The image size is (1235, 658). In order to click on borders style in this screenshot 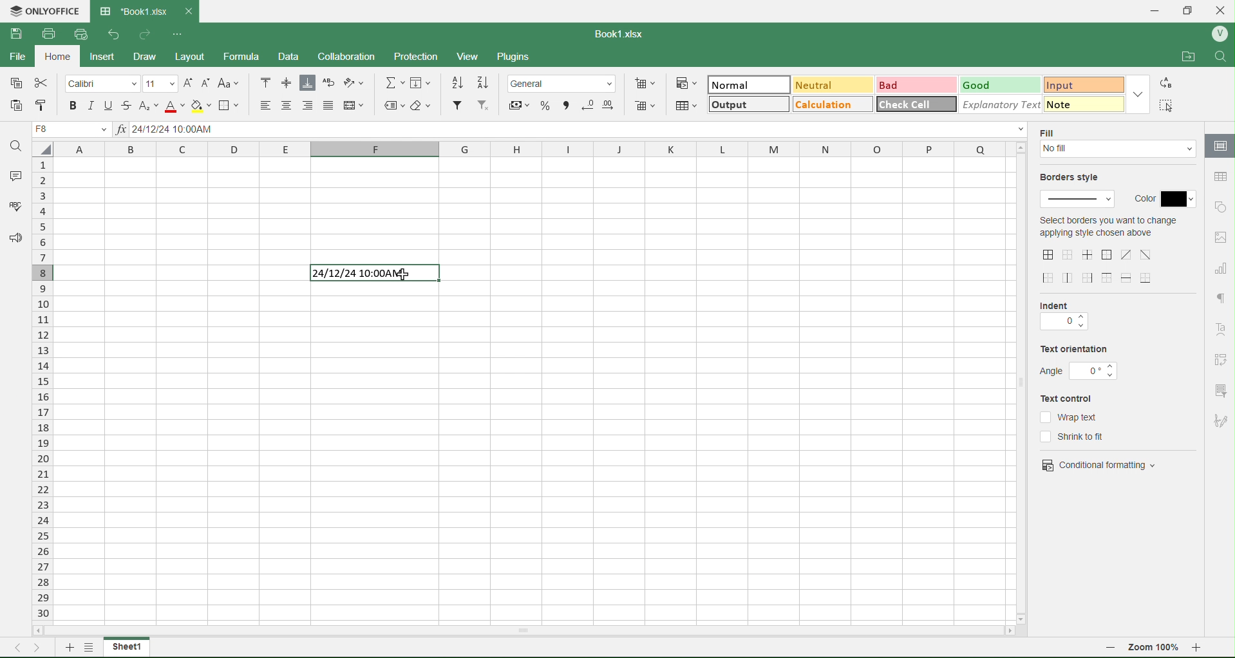, I will do `click(1074, 178)`.